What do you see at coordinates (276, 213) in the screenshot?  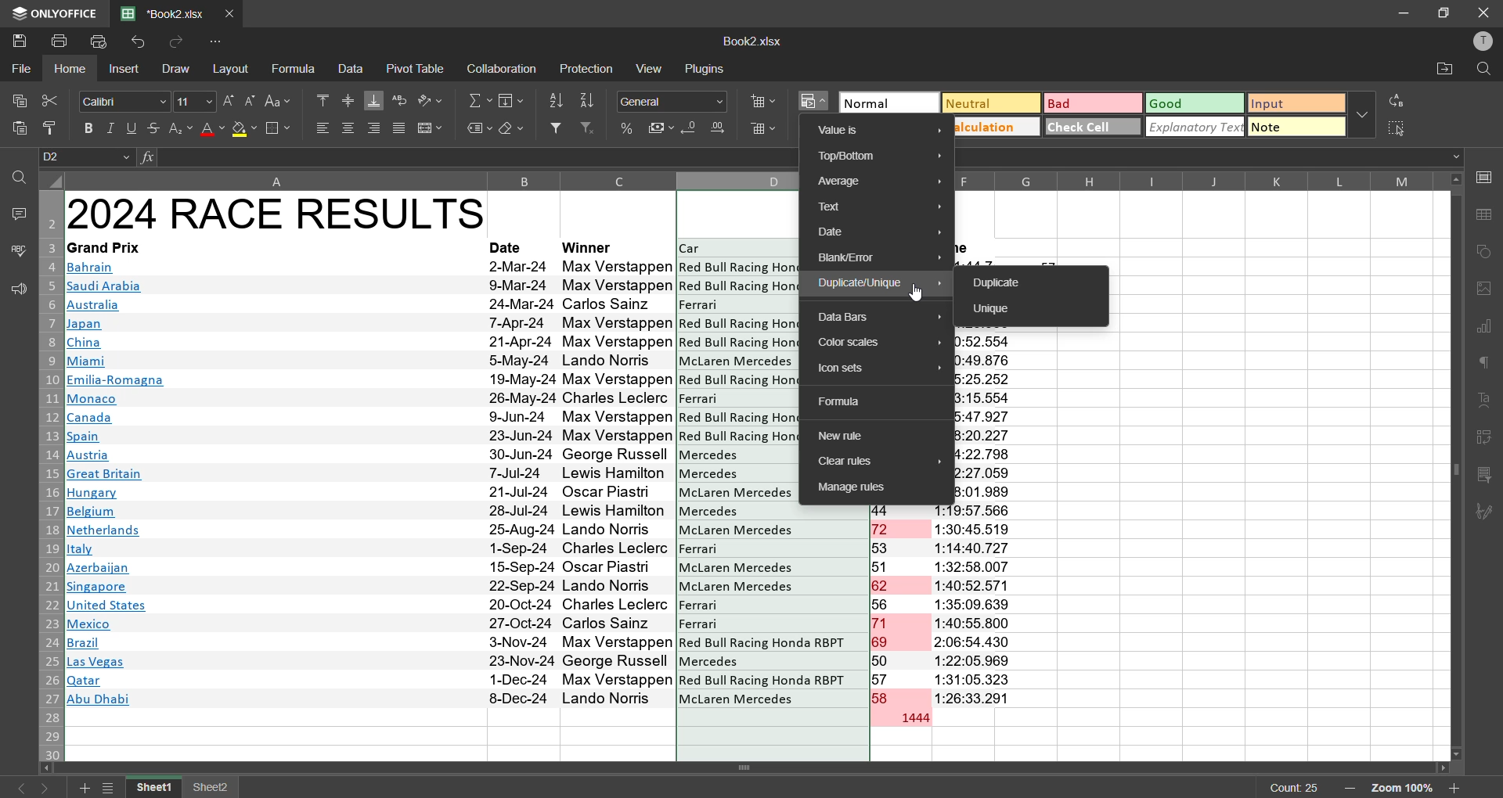 I see `race results ` at bounding box center [276, 213].